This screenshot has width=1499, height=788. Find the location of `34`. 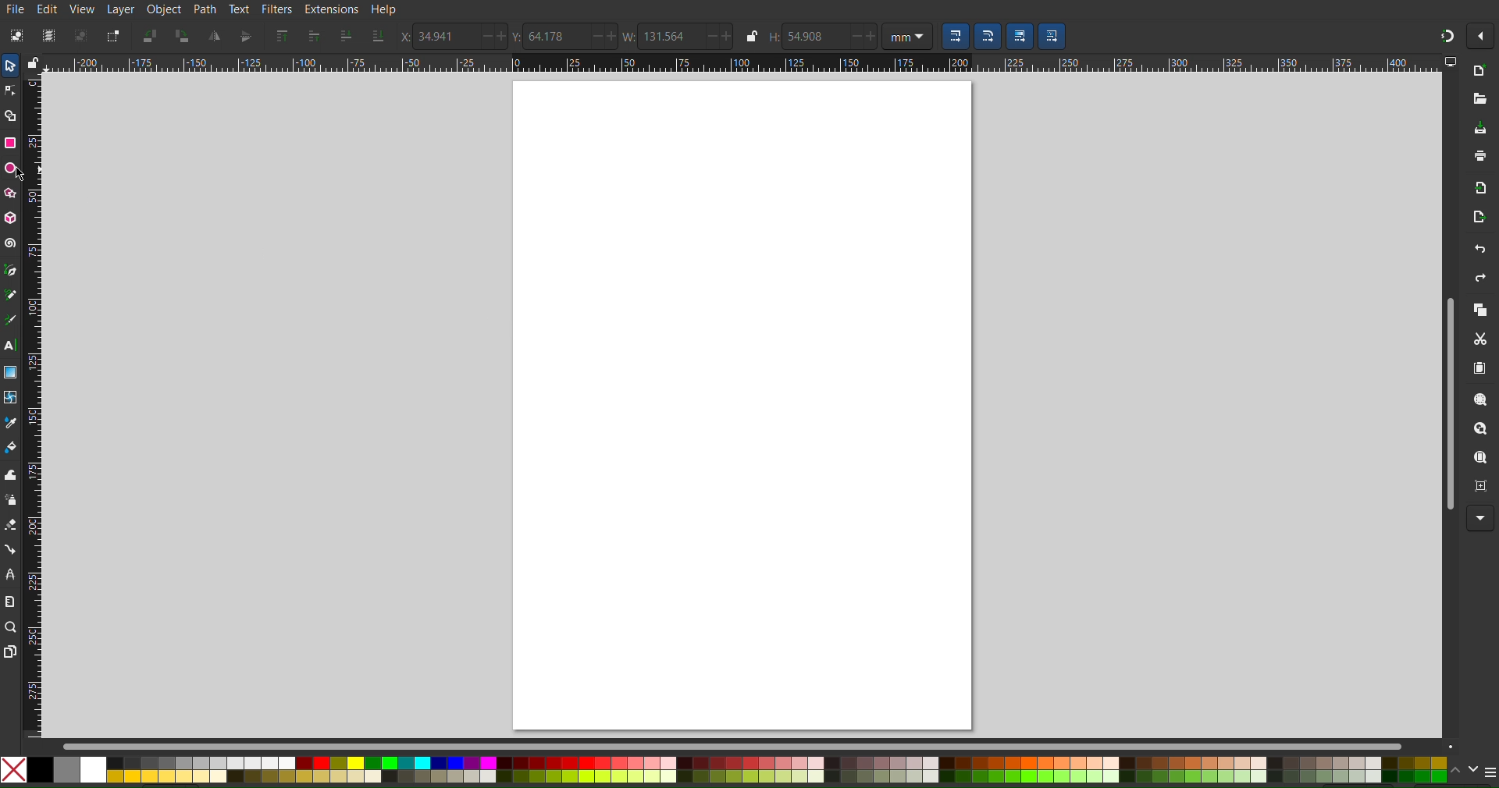

34 is located at coordinates (443, 35).